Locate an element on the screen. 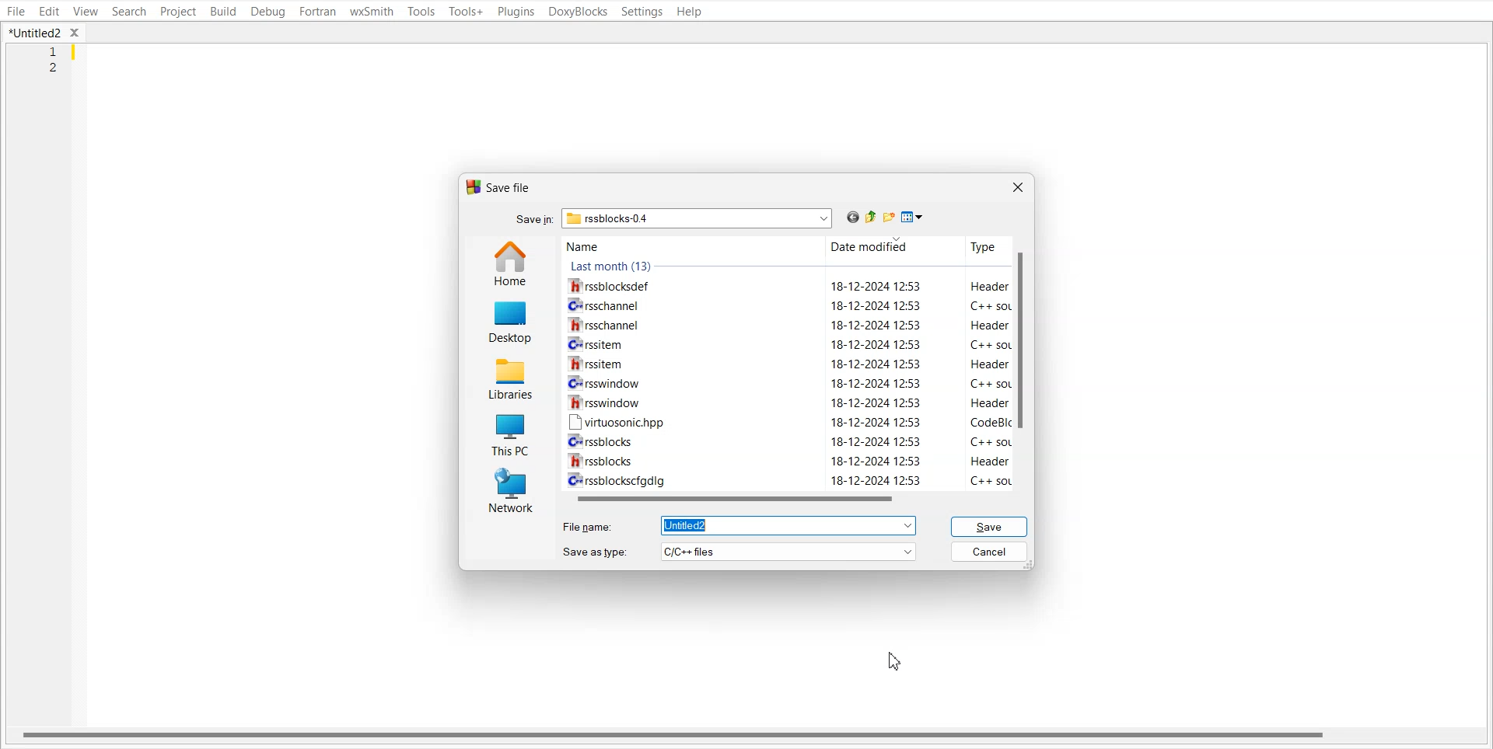 The image size is (1493, 749). Folder is located at coordinates (45, 32).